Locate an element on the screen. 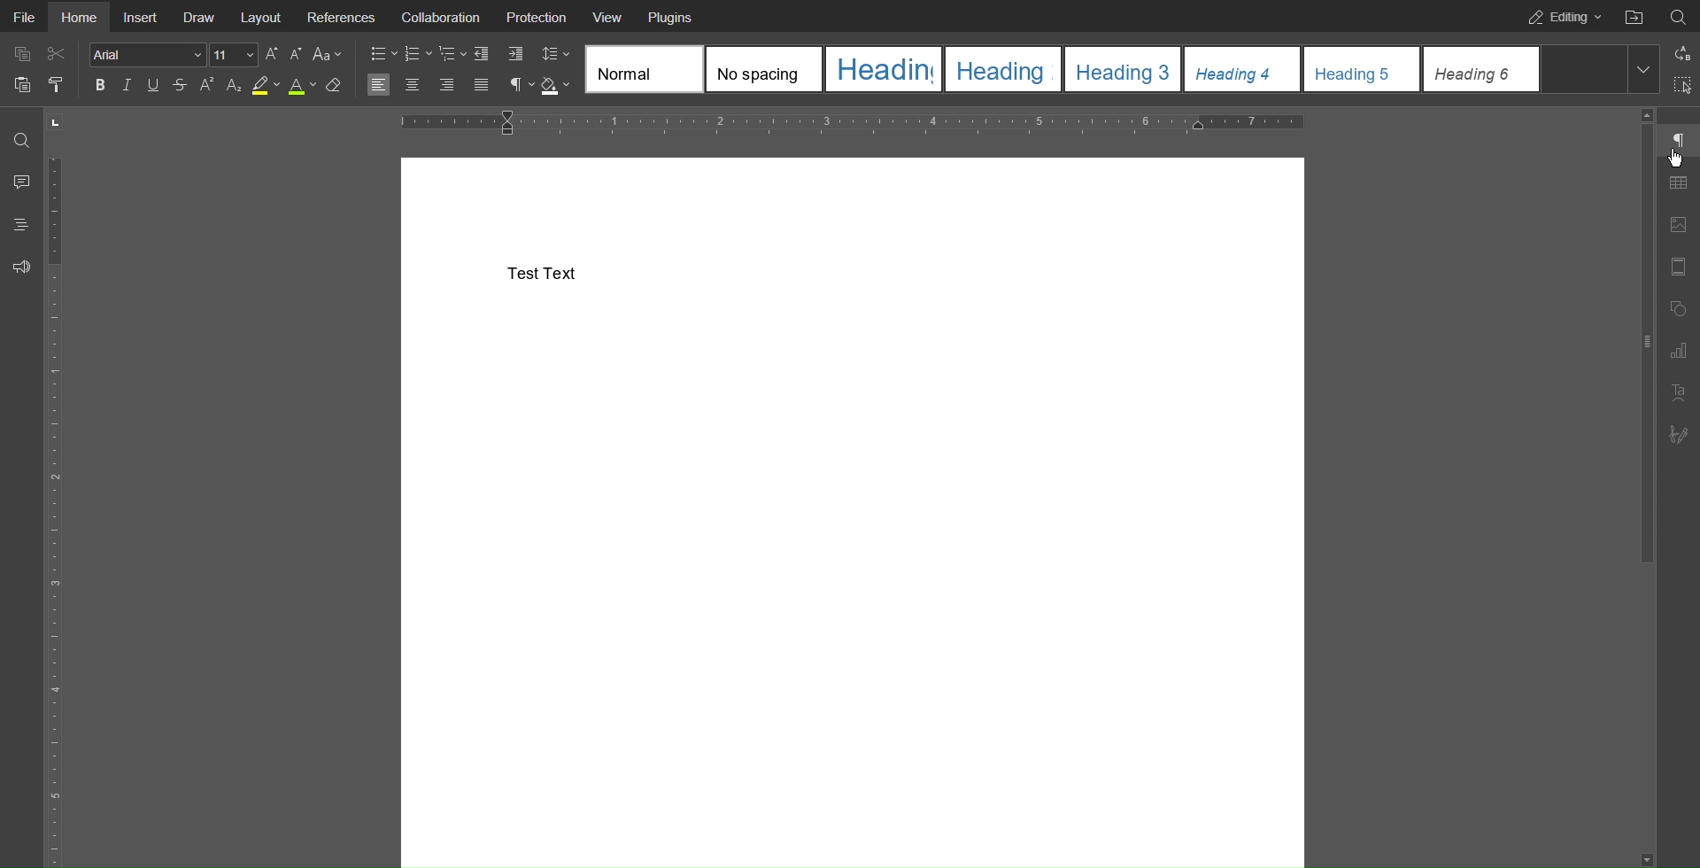 This screenshot has width=1700, height=868. Layout is located at coordinates (262, 16).